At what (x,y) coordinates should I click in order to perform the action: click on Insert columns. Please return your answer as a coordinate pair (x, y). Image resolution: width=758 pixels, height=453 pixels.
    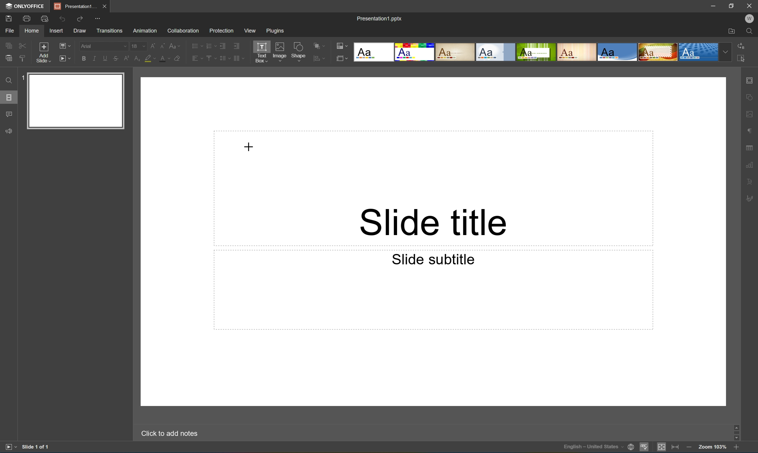
    Looking at the image, I should click on (239, 58).